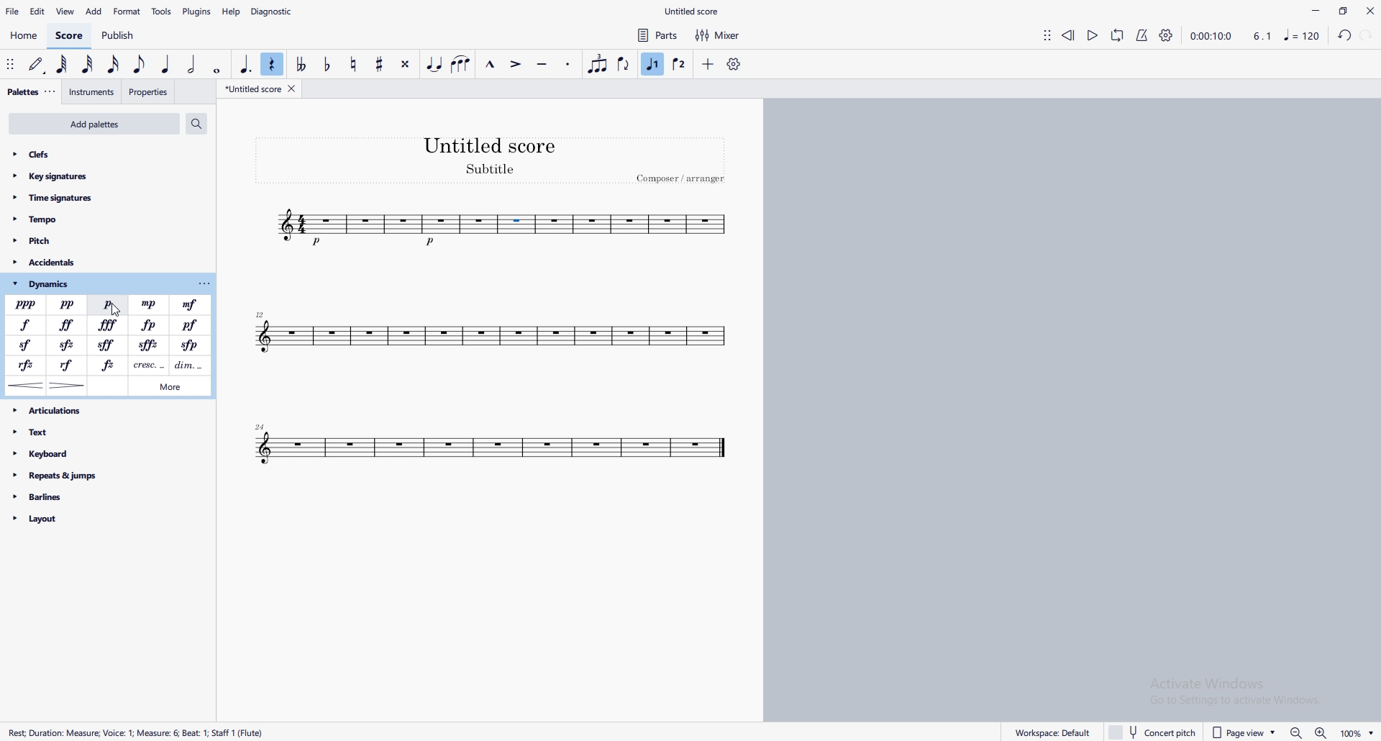 The height and width of the screenshot is (741, 1381). What do you see at coordinates (53, 91) in the screenshot?
I see `adjust` at bounding box center [53, 91].